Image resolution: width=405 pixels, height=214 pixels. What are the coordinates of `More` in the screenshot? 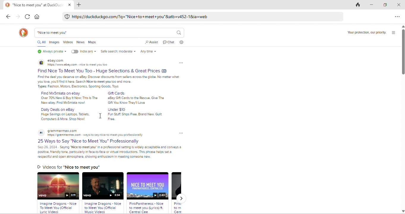 It's located at (181, 133).